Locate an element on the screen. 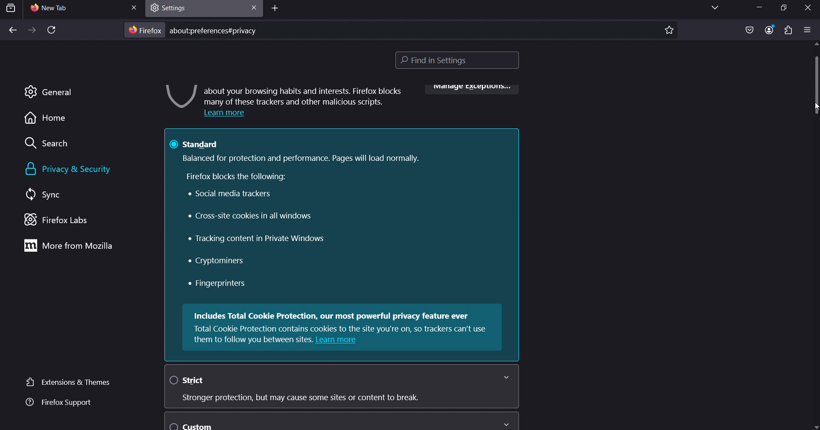  strict Stronger protection, but may cause some sites or content to break. is located at coordinates (341, 386).